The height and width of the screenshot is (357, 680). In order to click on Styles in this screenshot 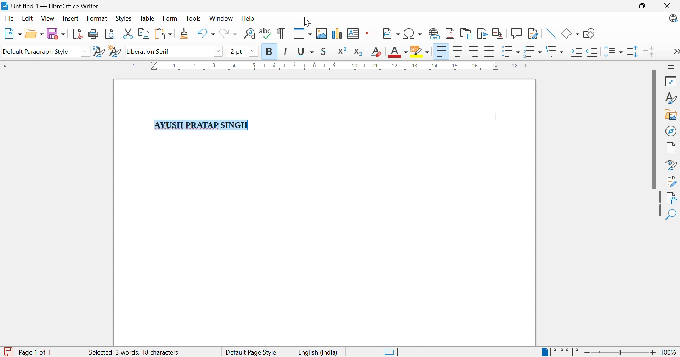, I will do `click(672, 99)`.